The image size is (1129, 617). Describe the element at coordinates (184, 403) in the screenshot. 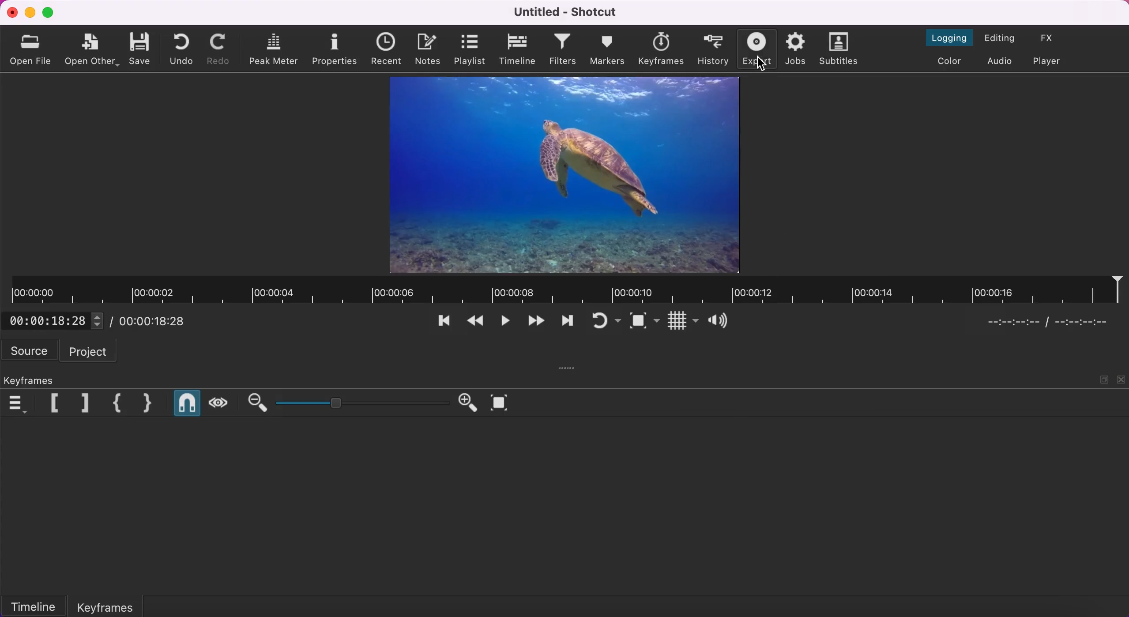

I see `snap` at that location.